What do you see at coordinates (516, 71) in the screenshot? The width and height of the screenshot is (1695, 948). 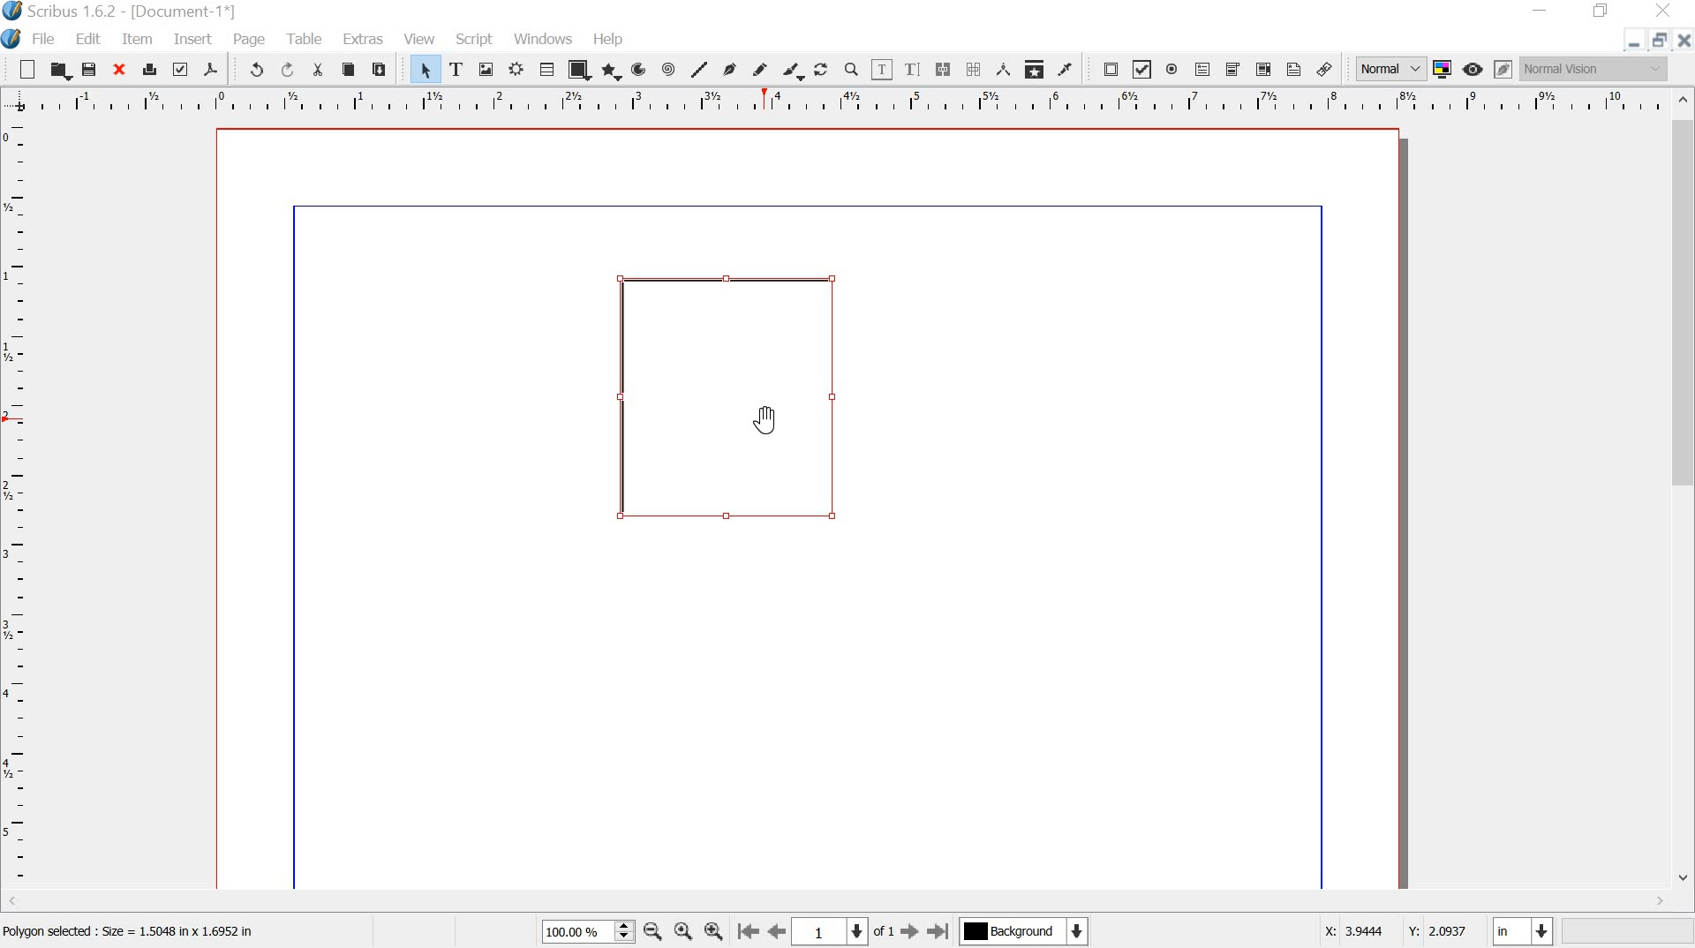 I see `render frame` at bounding box center [516, 71].